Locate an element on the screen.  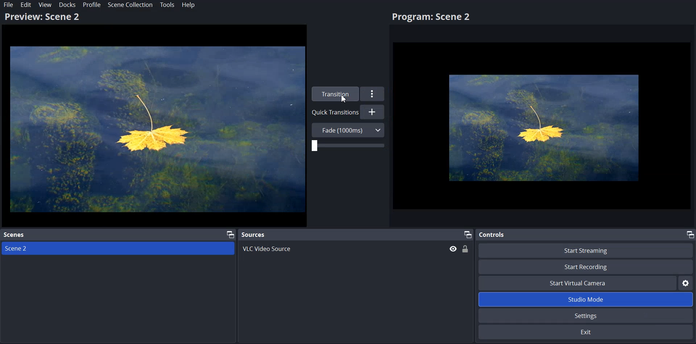
Maximize is located at coordinates (226, 234).